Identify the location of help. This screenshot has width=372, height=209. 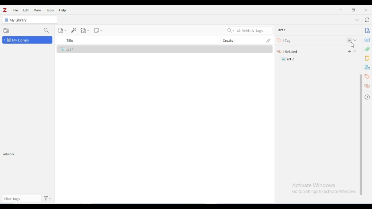
(63, 10).